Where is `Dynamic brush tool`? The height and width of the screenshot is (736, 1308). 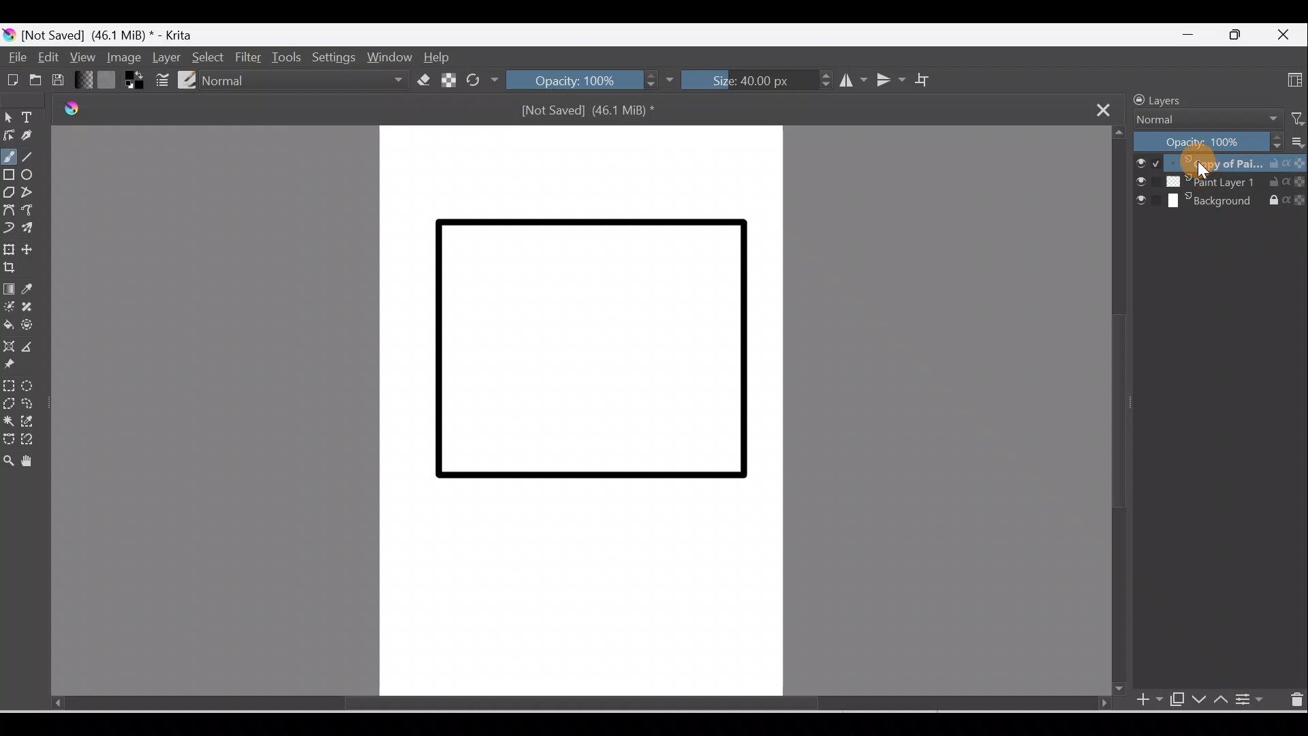
Dynamic brush tool is located at coordinates (8, 228).